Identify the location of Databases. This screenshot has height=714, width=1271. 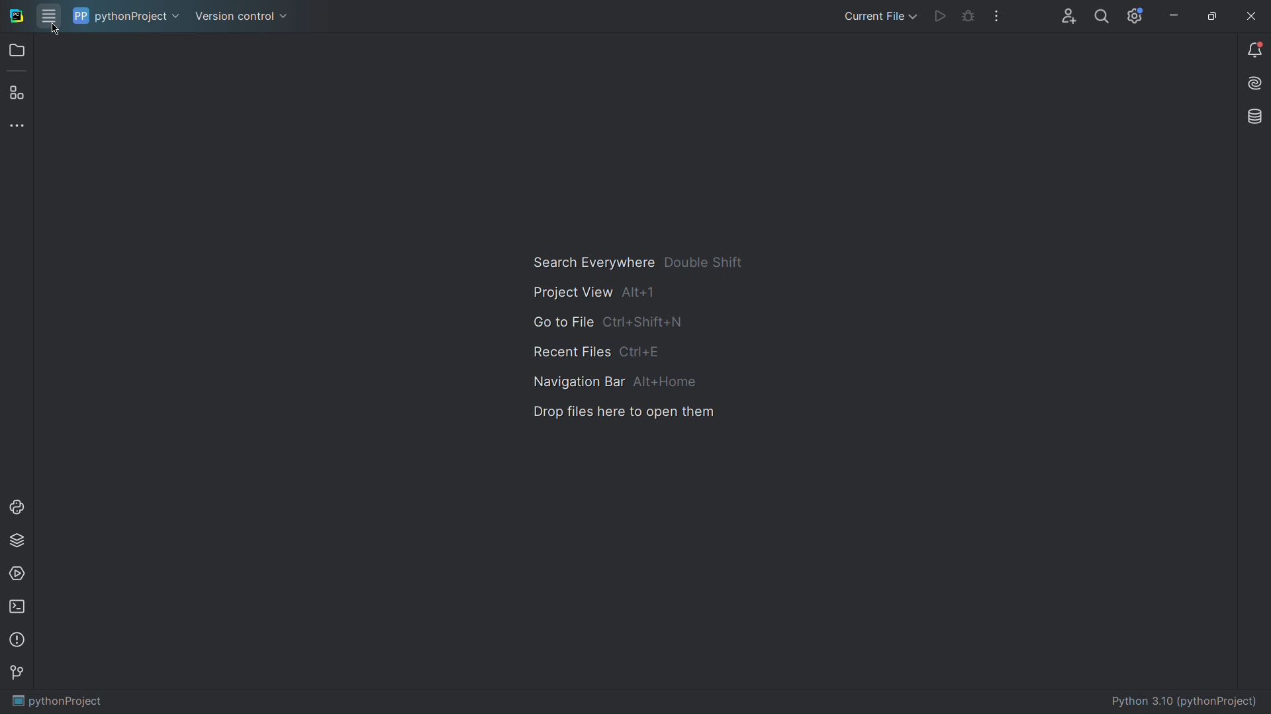
(1250, 119).